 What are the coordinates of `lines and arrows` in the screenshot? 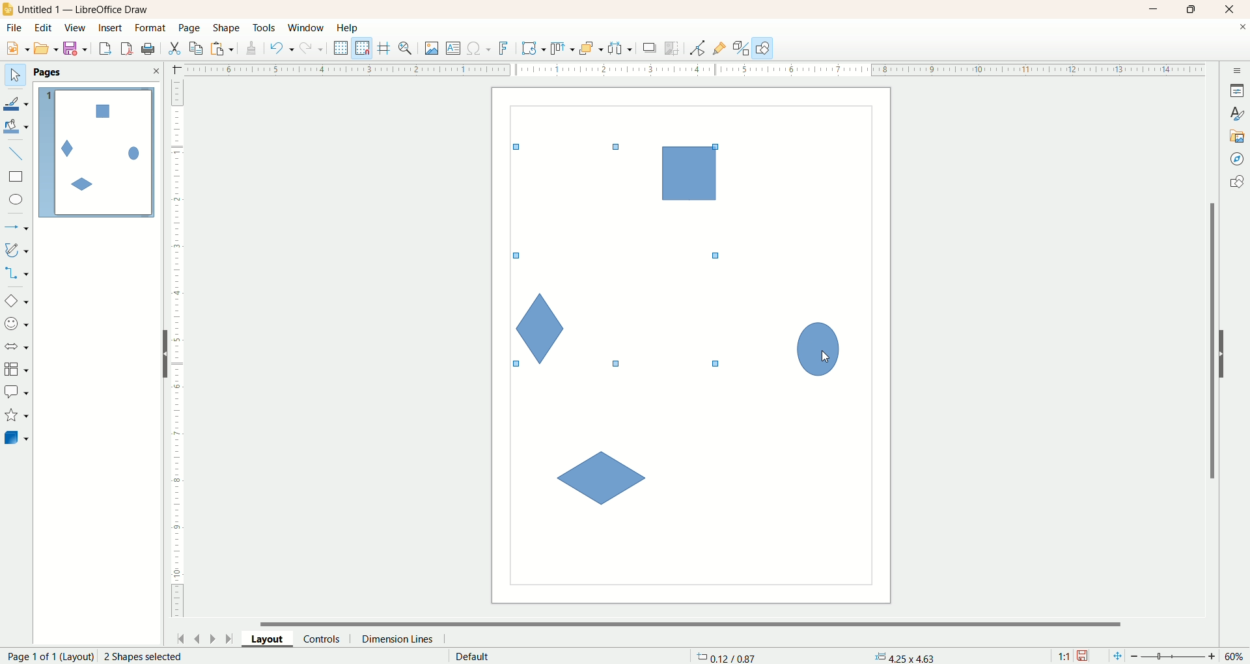 It's located at (18, 228).